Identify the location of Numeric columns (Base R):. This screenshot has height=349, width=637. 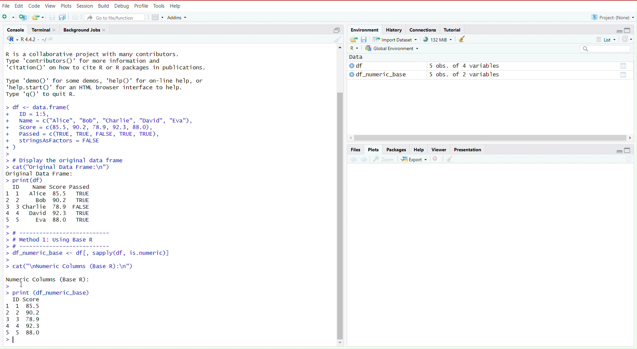
(47, 279).